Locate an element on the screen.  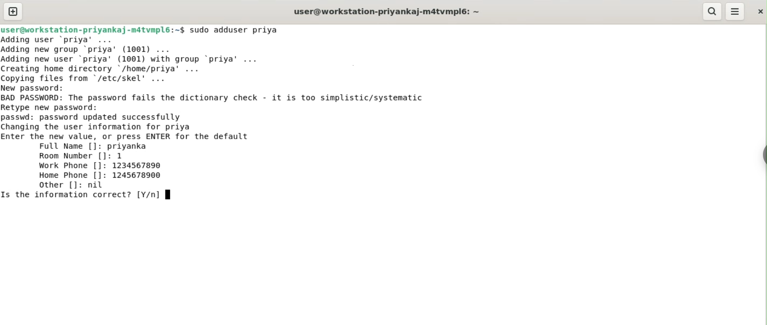
search is located at coordinates (713, 12).